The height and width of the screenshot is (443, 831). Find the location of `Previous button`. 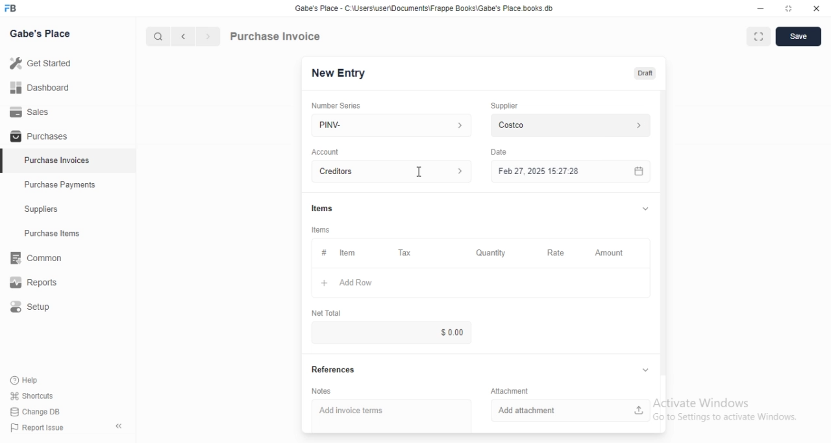

Previous button is located at coordinates (184, 36).